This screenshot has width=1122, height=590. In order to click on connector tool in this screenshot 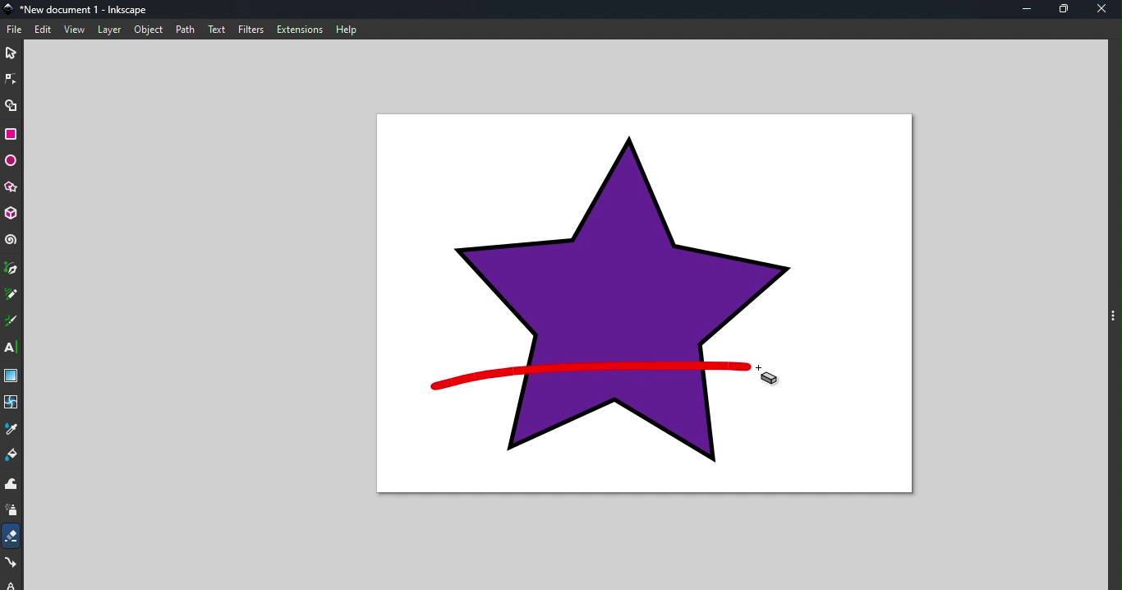, I will do `click(12, 564)`.